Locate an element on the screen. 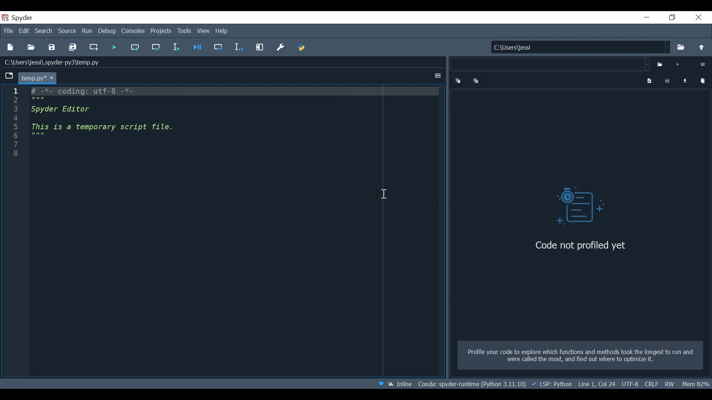  Profiler Vsual icon is located at coordinates (577, 205).